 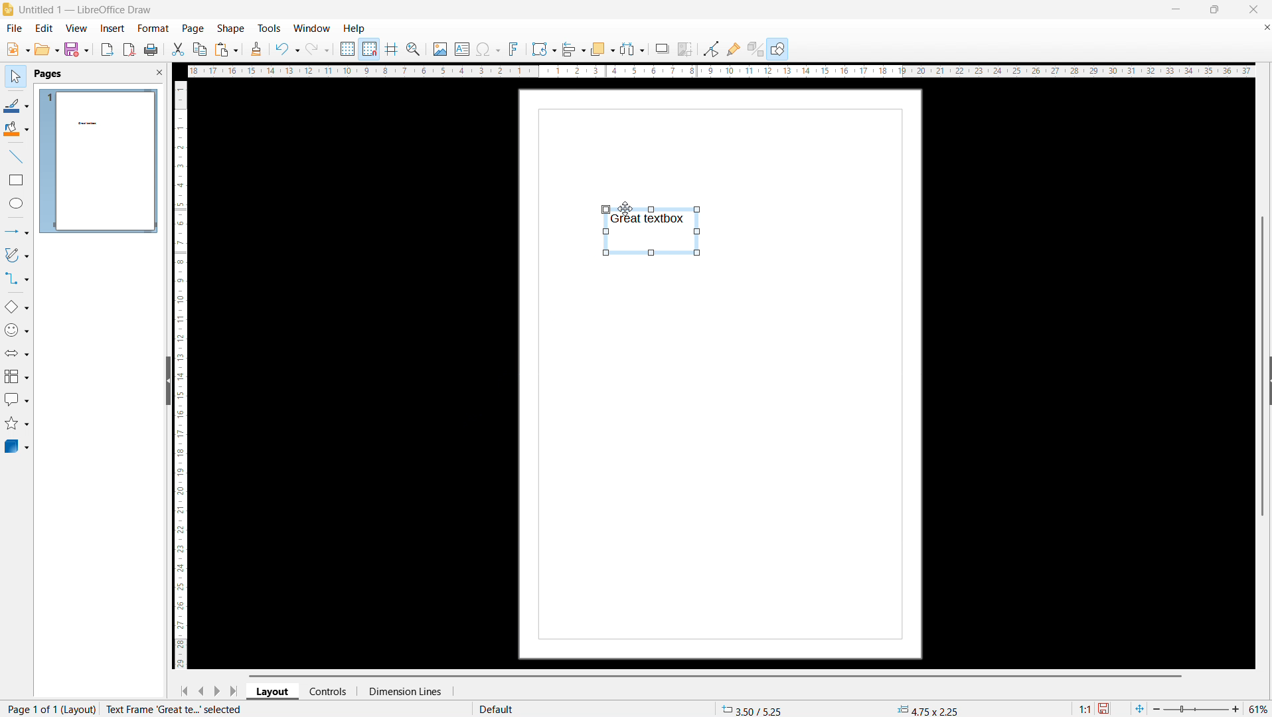 What do you see at coordinates (17, 77) in the screenshot?
I see `select` at bounding box center [17, 77].